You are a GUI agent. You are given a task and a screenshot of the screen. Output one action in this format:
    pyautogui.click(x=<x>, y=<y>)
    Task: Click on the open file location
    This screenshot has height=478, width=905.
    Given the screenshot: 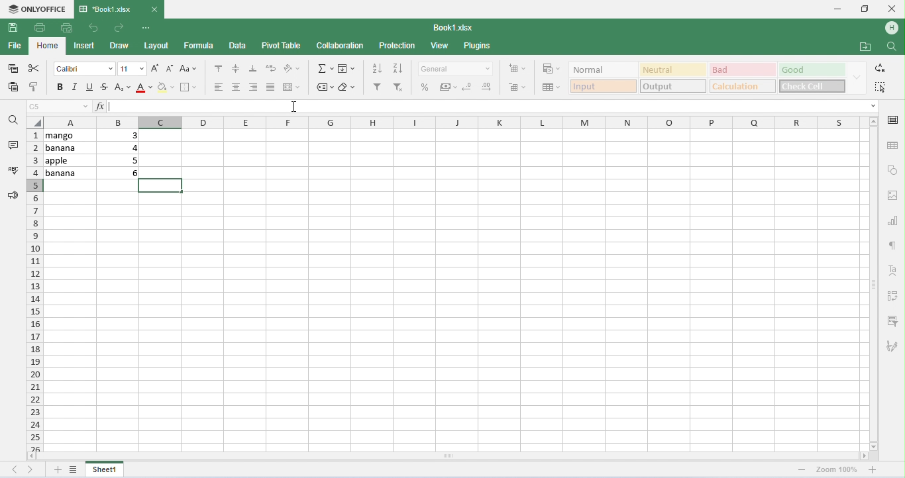 What is the action you would take?
    pyautogui.click(x=866, y=47)
    